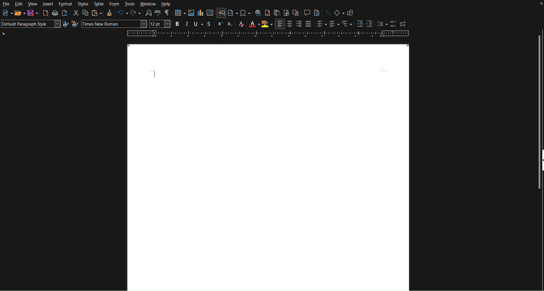 The image size is (544, 291). Describe the element at coordinates (286, 12) in the screenshot. I see `Insert Bookmark` at that location.